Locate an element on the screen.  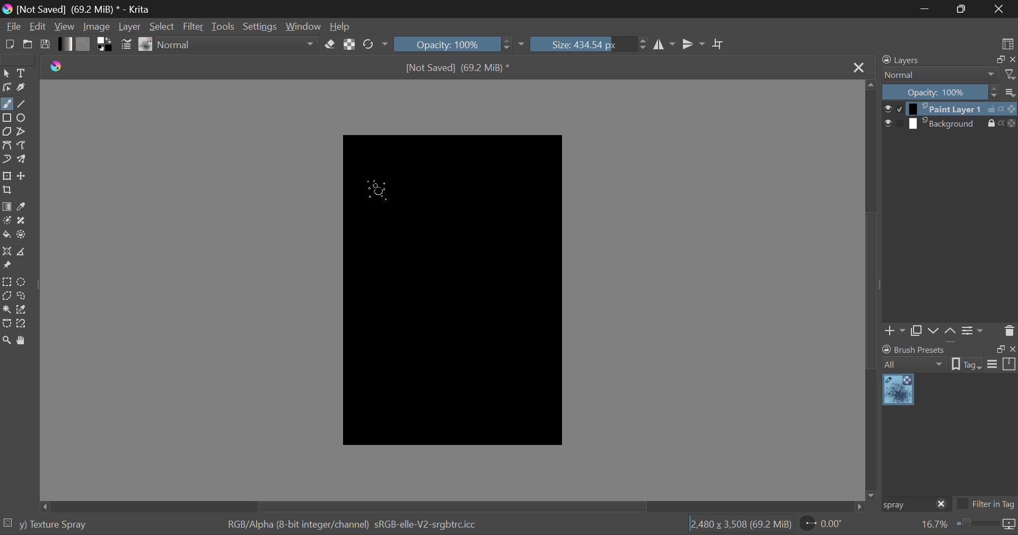
Select is located at coordinates (162, 26).